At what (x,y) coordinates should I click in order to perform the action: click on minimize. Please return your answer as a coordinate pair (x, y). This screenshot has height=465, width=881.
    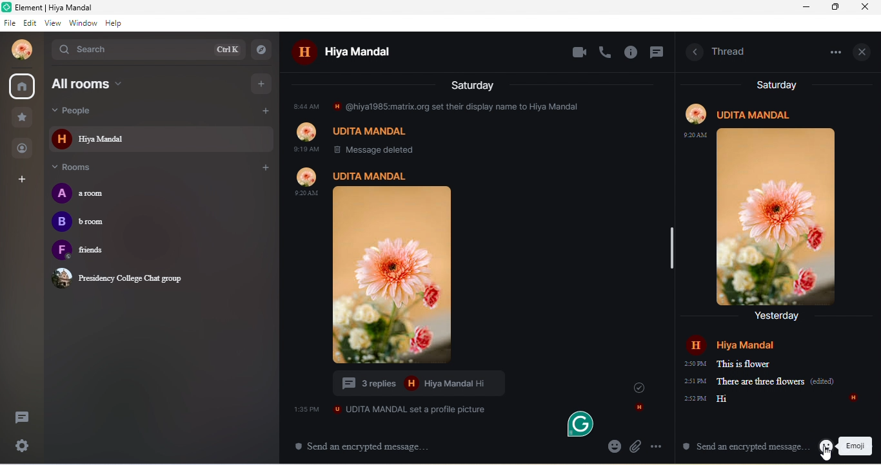
    Looking at the image, I should click on (806, 7).